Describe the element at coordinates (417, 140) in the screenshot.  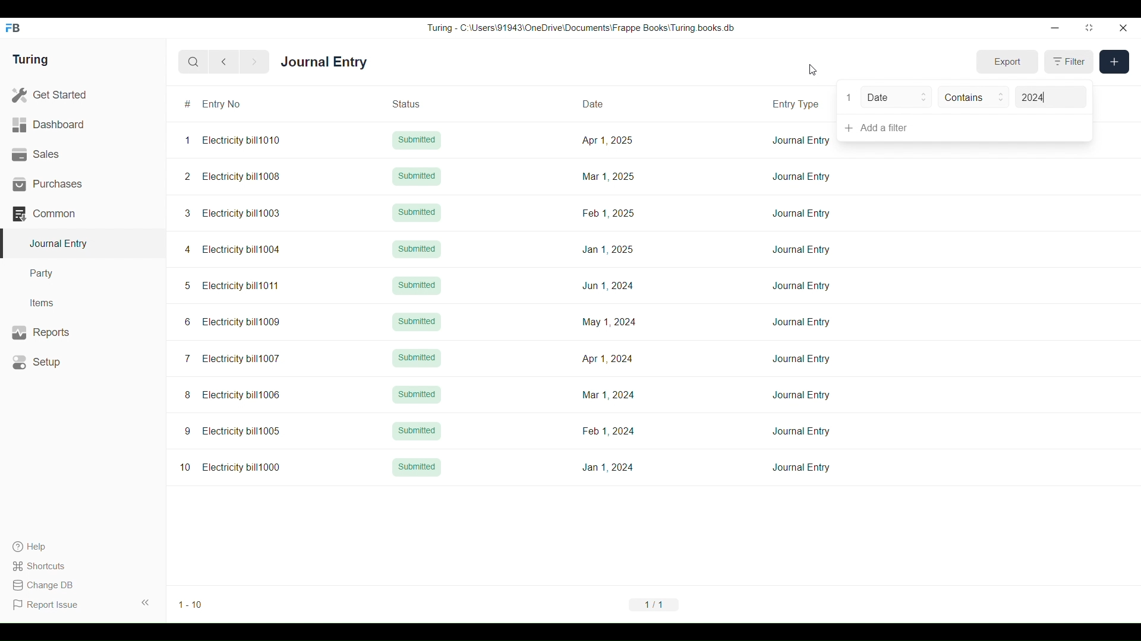
I see `Submitted` at that location.